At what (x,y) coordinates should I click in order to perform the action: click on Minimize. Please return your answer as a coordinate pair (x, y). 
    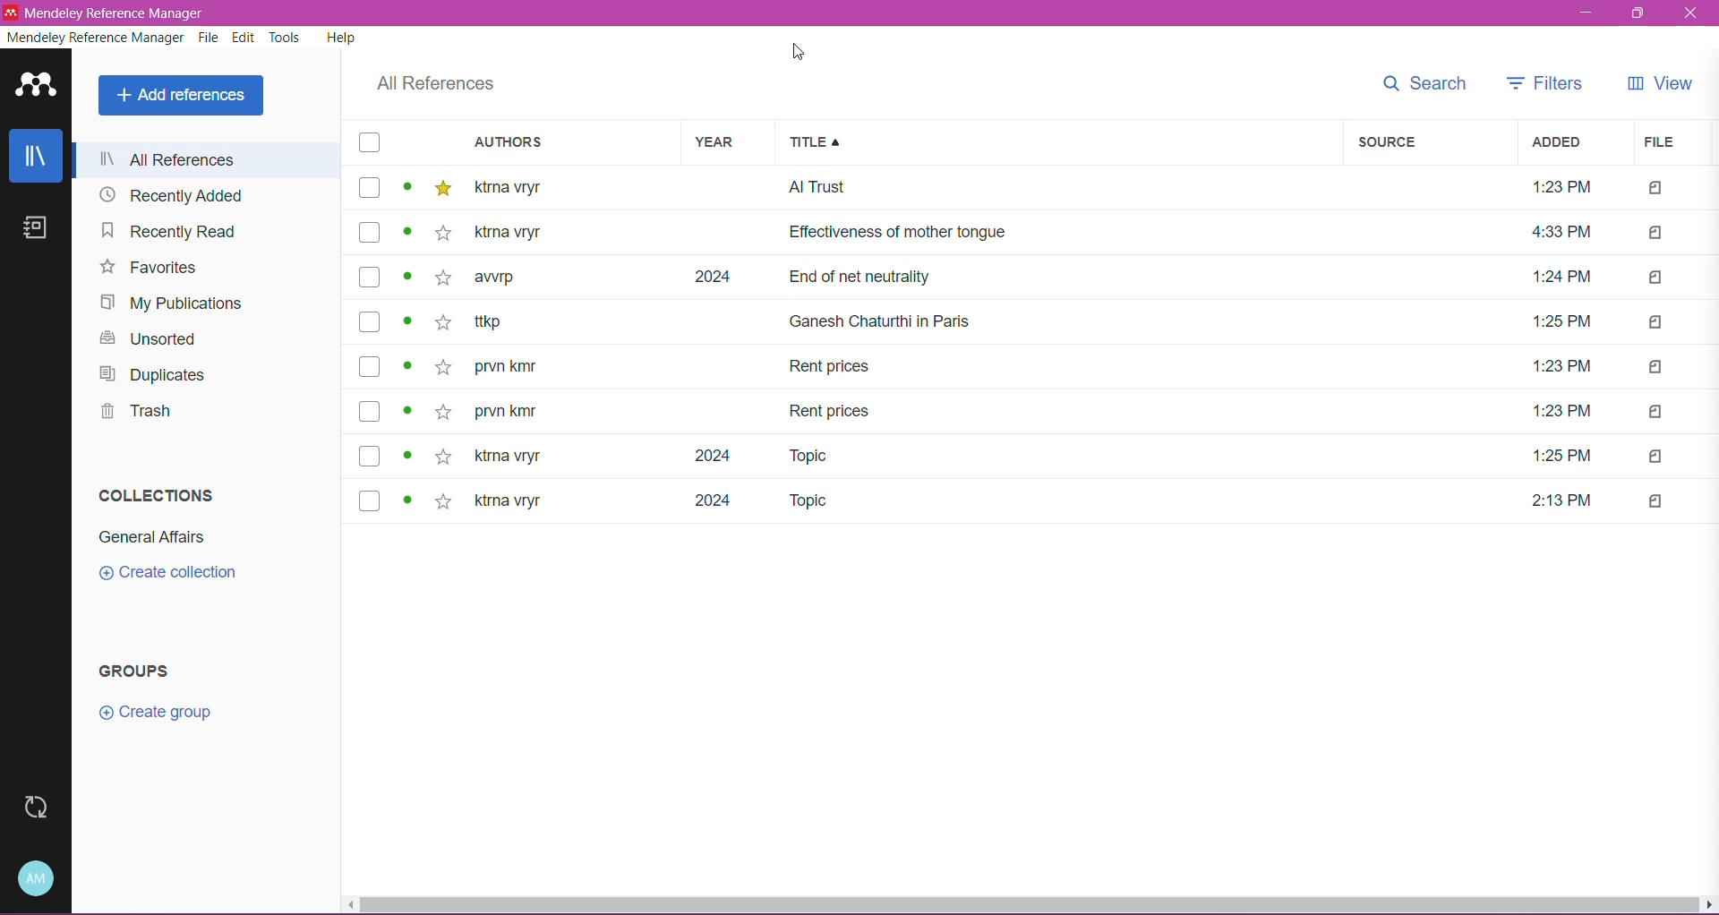
    Looking at the image, I should click on (1584, 13).